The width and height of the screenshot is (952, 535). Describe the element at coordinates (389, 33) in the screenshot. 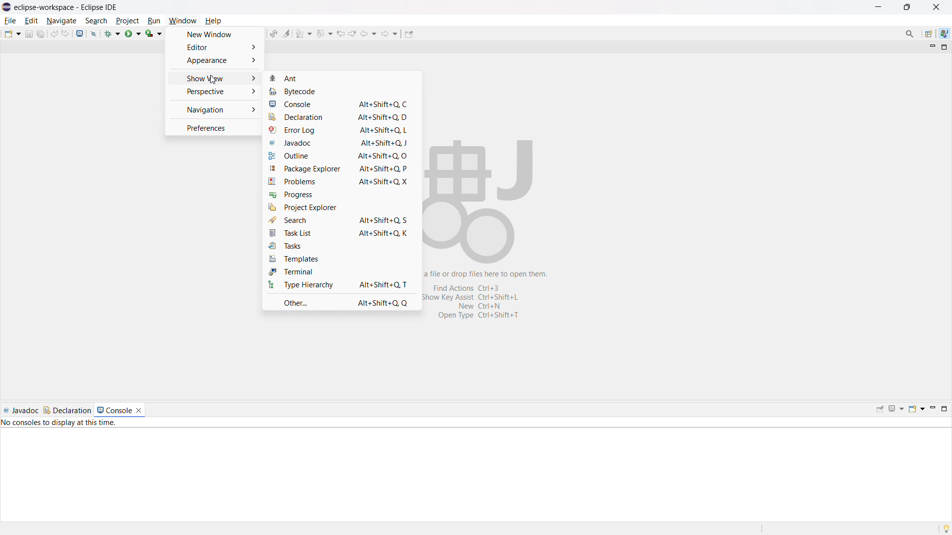

I see `forward` at that location.